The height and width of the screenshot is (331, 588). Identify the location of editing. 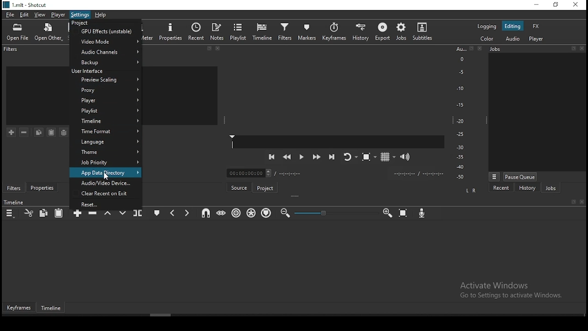
(514, 26).